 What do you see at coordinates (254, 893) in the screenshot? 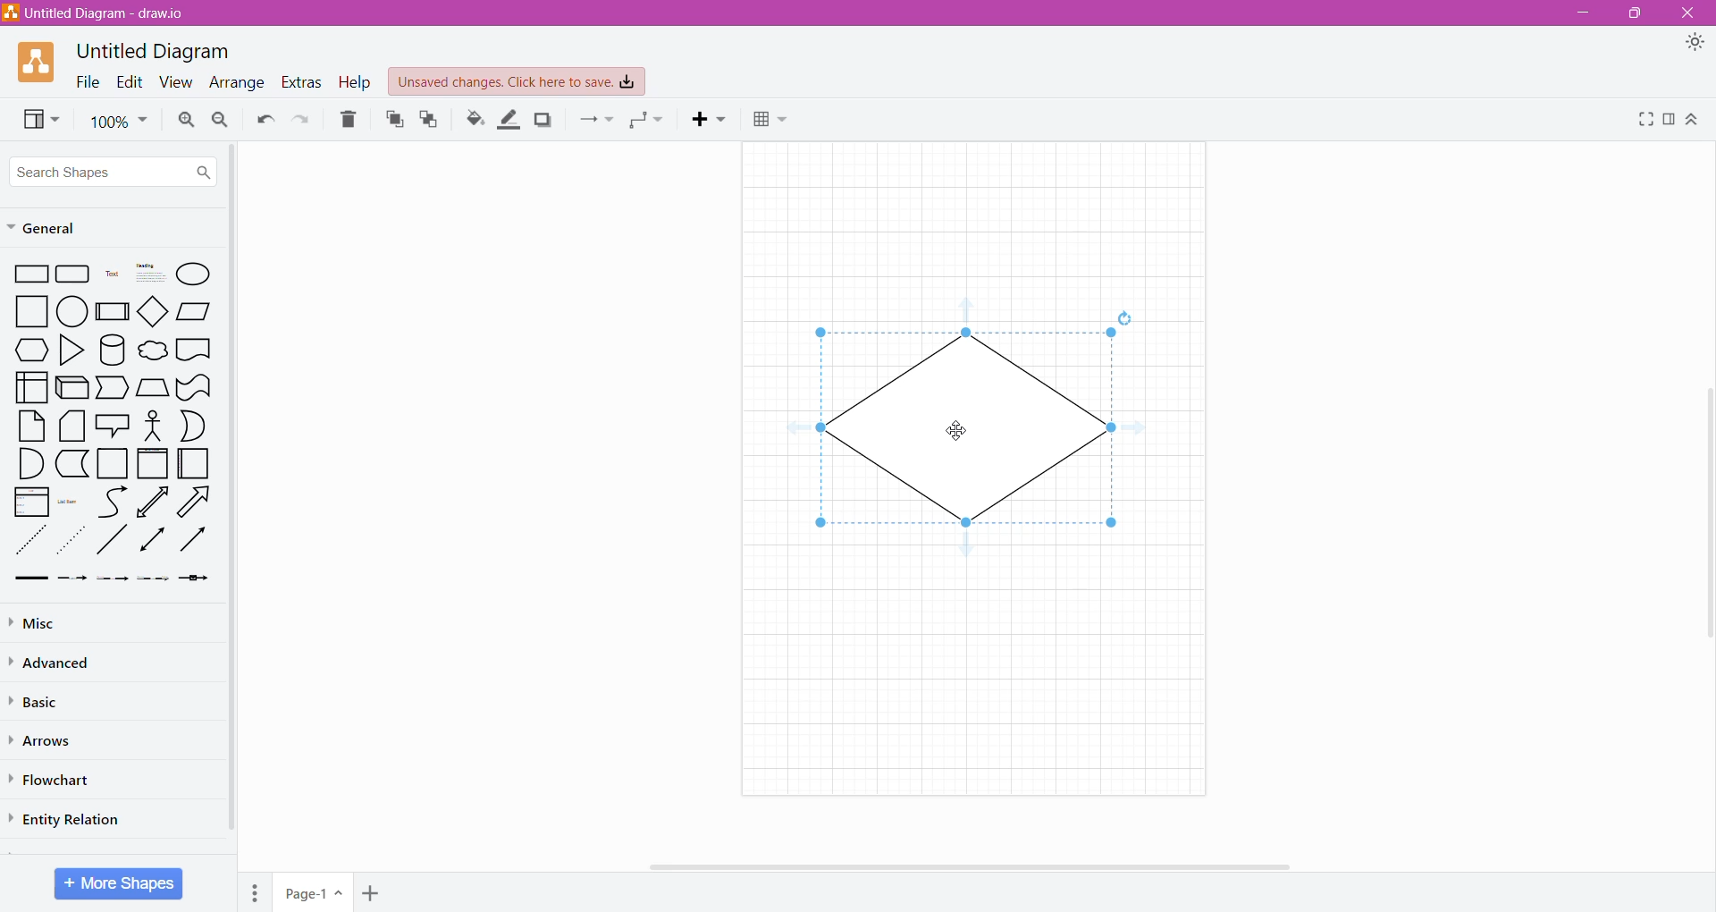
I see `Pages` at bounding box center [254, 893].